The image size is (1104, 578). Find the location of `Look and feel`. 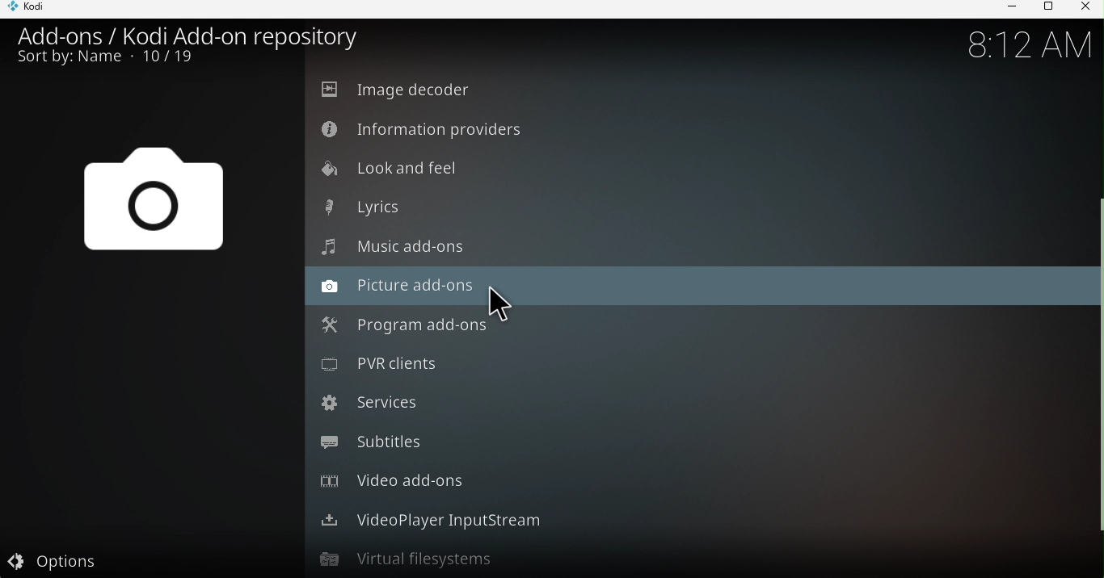

Look and feel is located at coordinates (698, 170).